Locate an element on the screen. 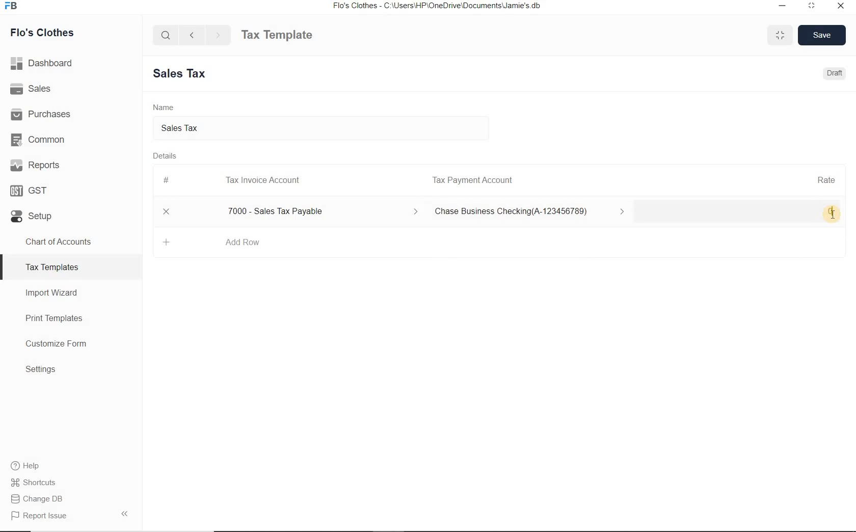 This screenshot has width=856, height=532. Rate is located at coordinates (826, 179).